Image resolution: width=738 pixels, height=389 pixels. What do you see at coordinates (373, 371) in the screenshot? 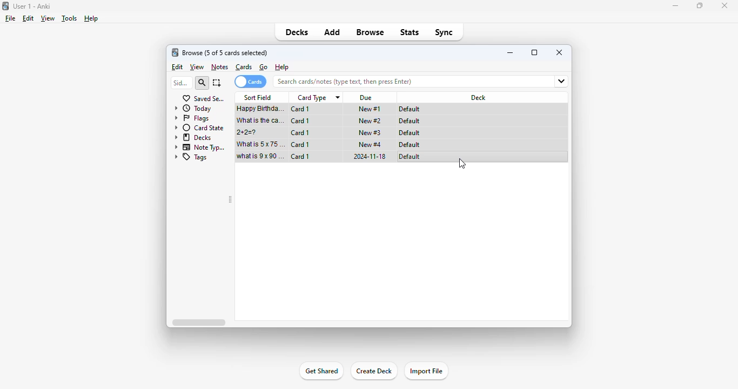
I see `create deck` at bounding box center [373, 371].